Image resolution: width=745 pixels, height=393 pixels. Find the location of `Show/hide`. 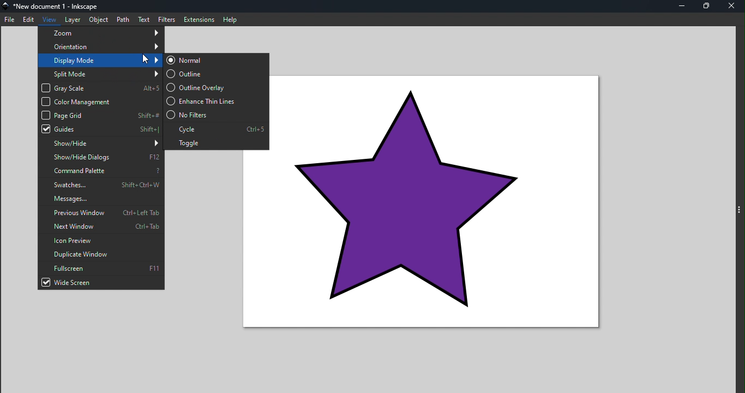

Show/hide is located at coordinates (100, 144).